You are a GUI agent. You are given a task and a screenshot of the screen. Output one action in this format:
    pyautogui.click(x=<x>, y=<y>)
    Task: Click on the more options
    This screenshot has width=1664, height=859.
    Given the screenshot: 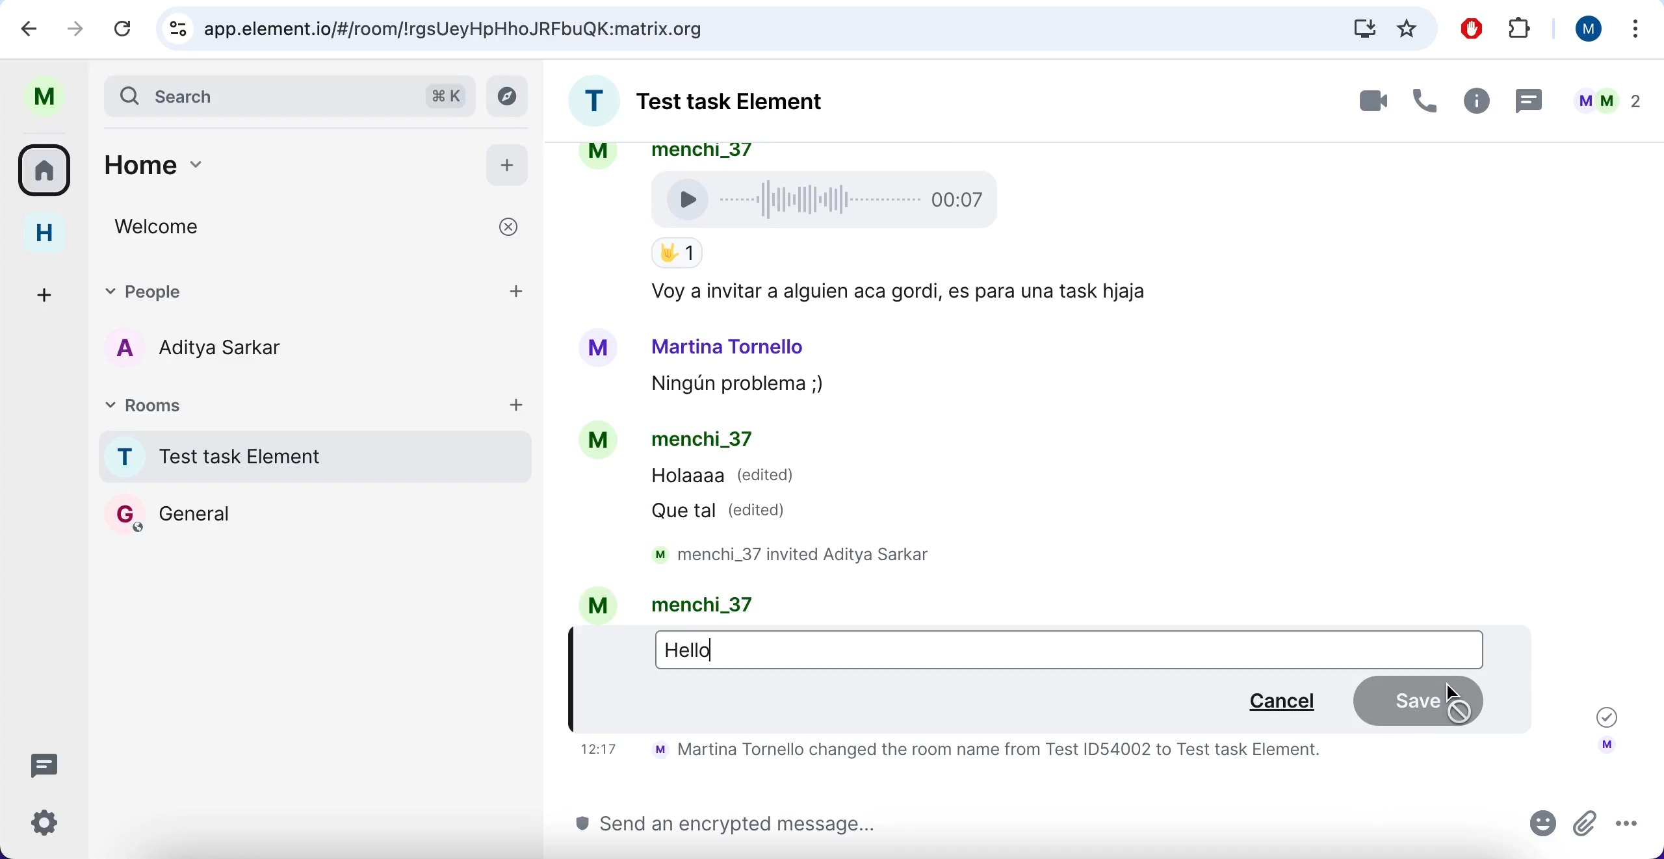 What is the action you would take?
    pyautogui.click(x=1630, y=31)
    